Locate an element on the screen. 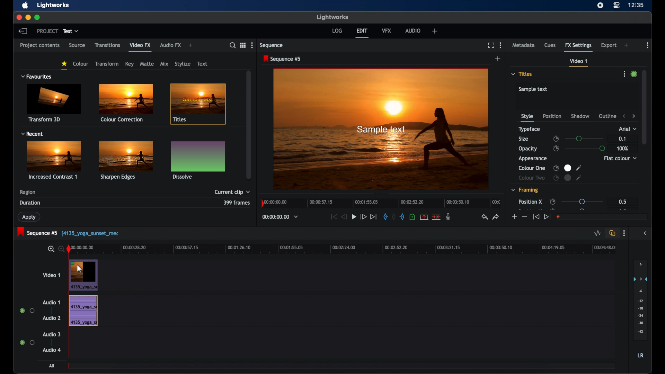 The height and width of the screenshot is (374, 665). color picker tool is located at coordinates (580, 178).